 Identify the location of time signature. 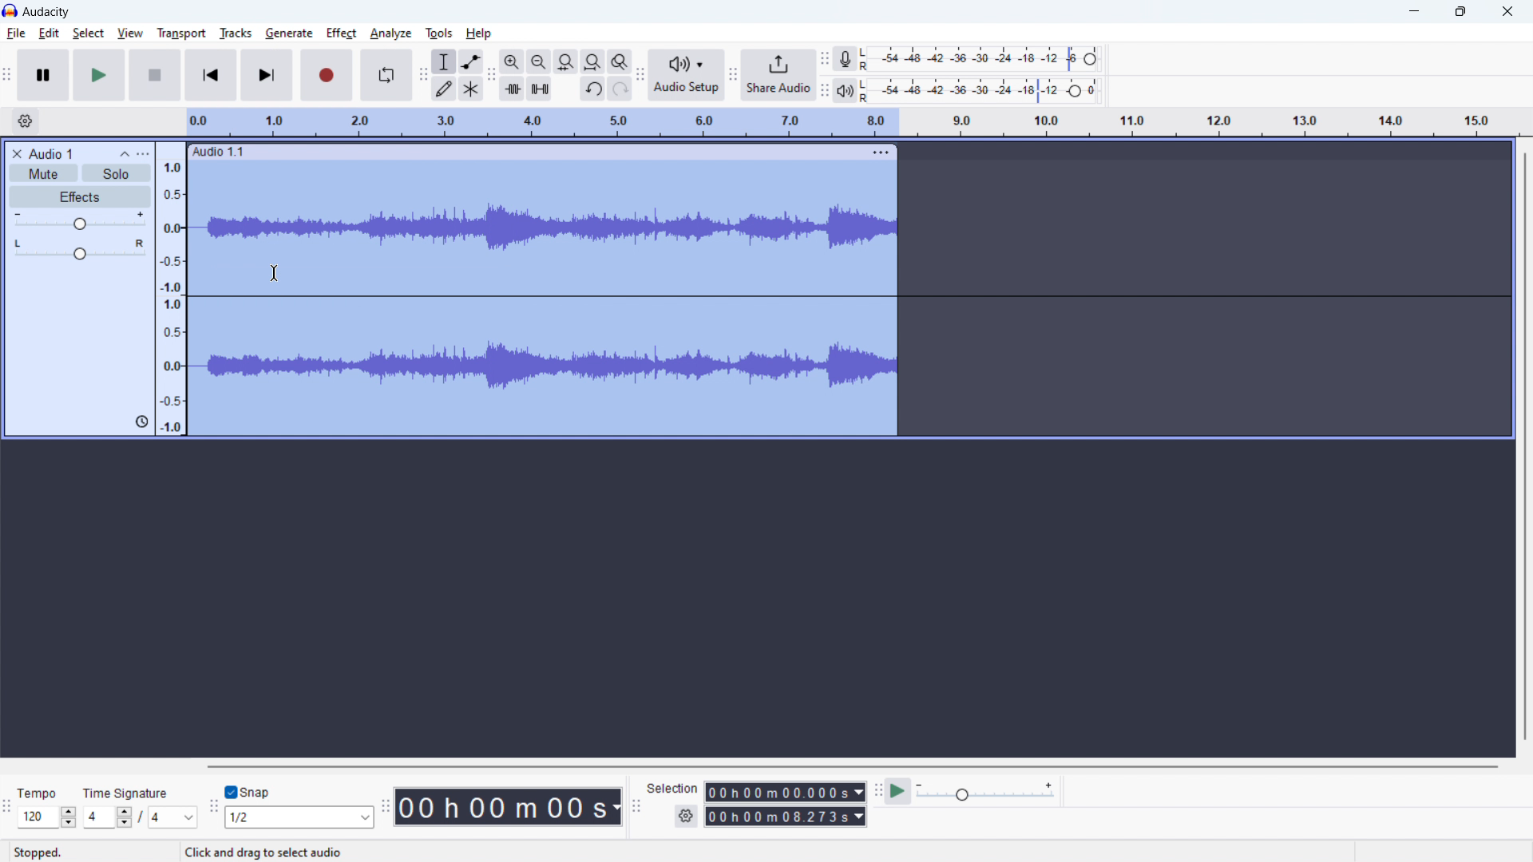
(140, 817).